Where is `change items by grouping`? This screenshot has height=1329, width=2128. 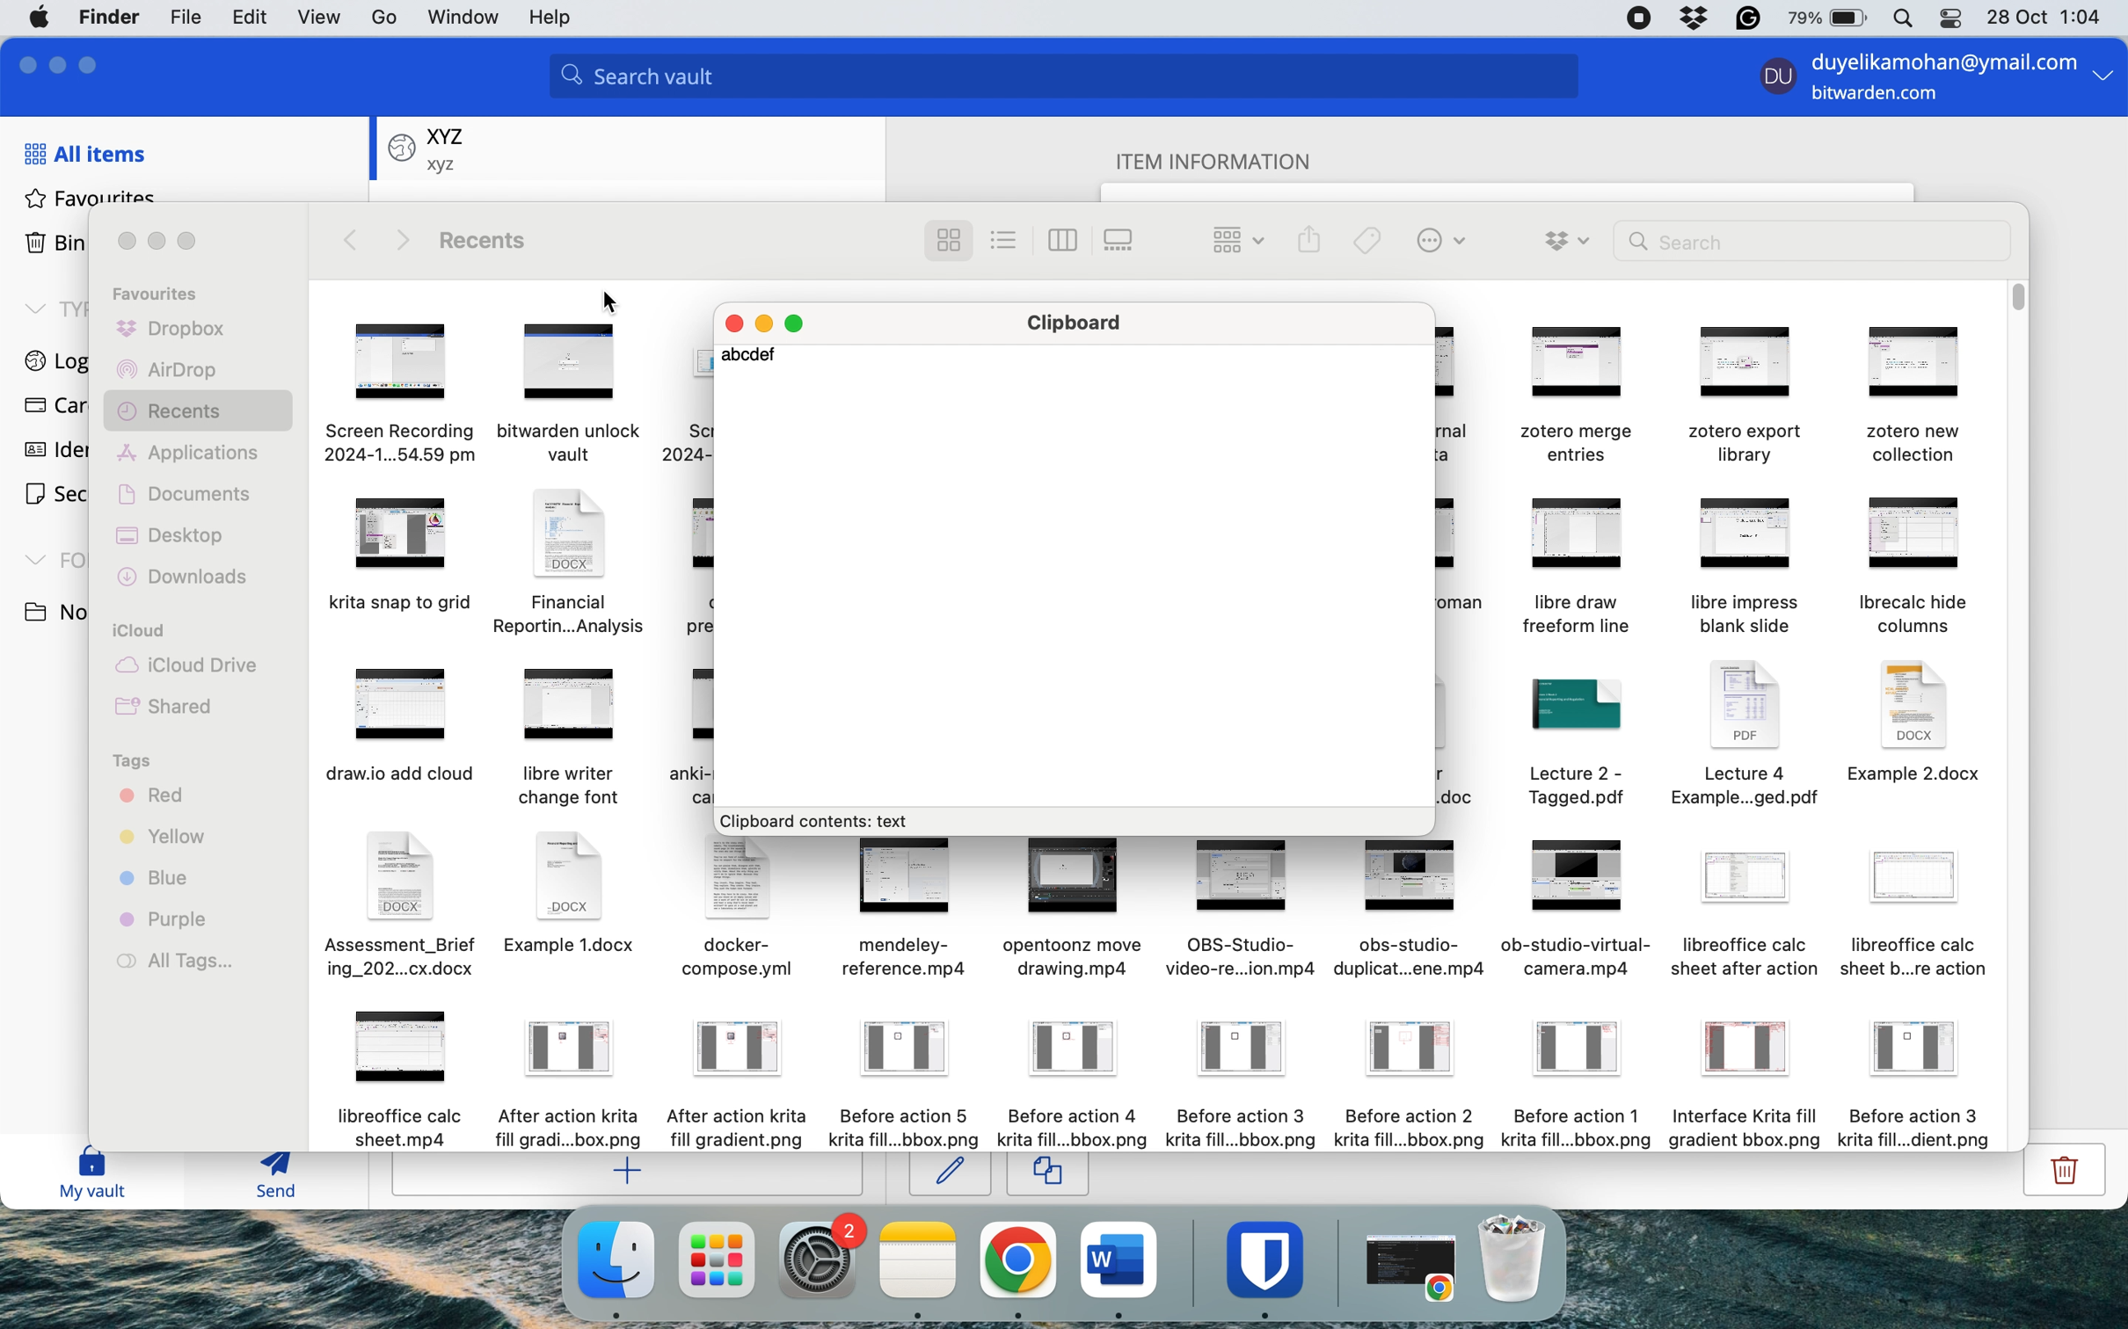
change items by grouping is located at coordinates (1228, 239).